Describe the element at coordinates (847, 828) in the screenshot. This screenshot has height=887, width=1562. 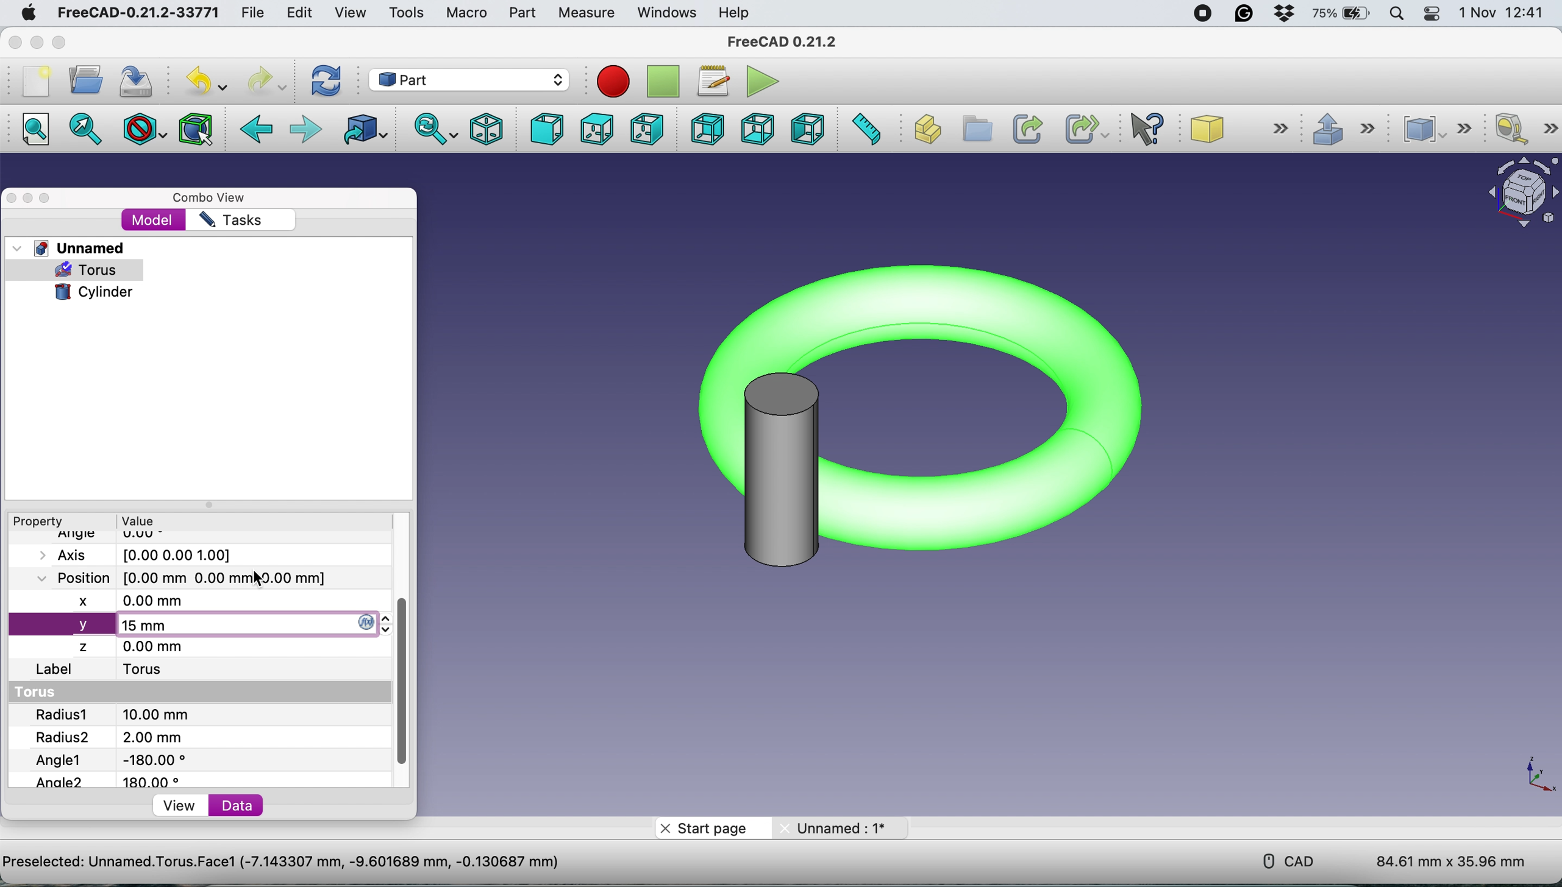
I see `unnamed` at that location.